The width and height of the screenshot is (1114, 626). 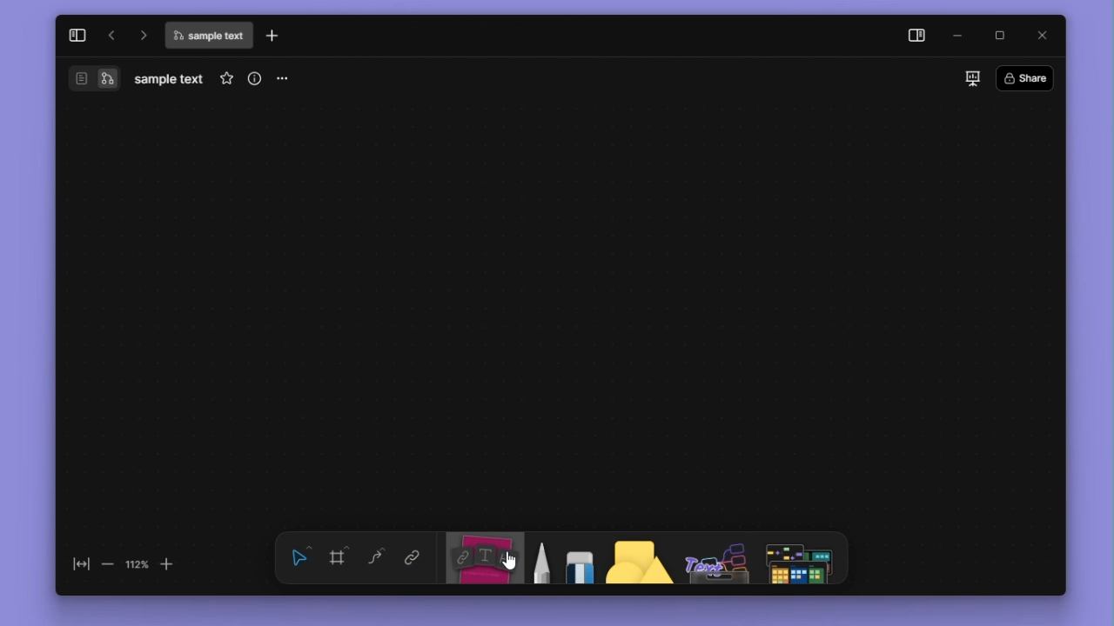 I want to click on file name, so click(x=208, y=36).